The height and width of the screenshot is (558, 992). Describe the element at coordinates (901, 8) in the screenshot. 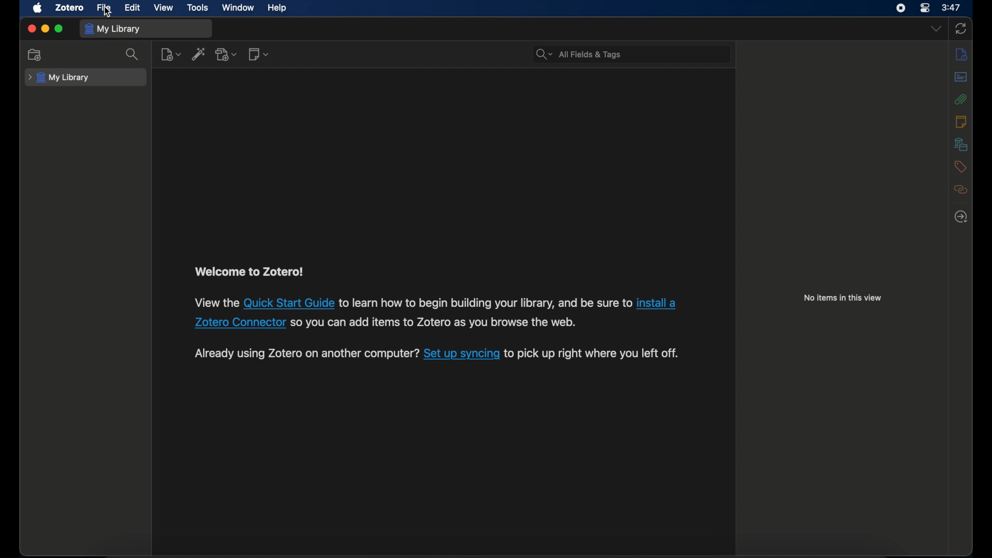

I see `screen recorder` at that location.